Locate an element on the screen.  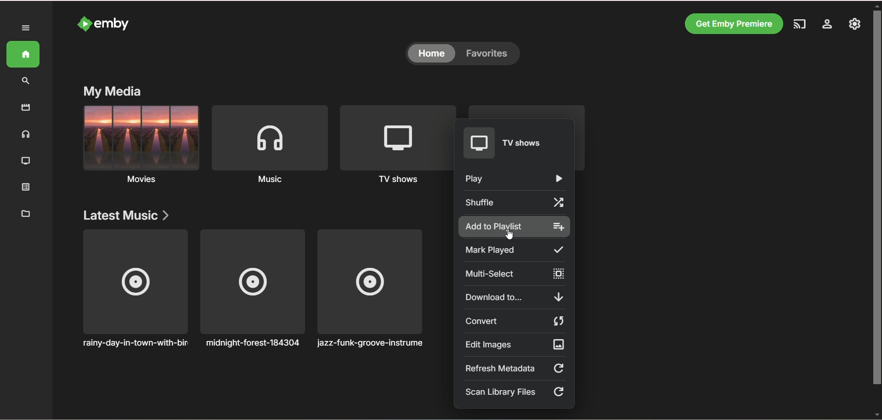
Cursor is located at coordinates (509, 234).